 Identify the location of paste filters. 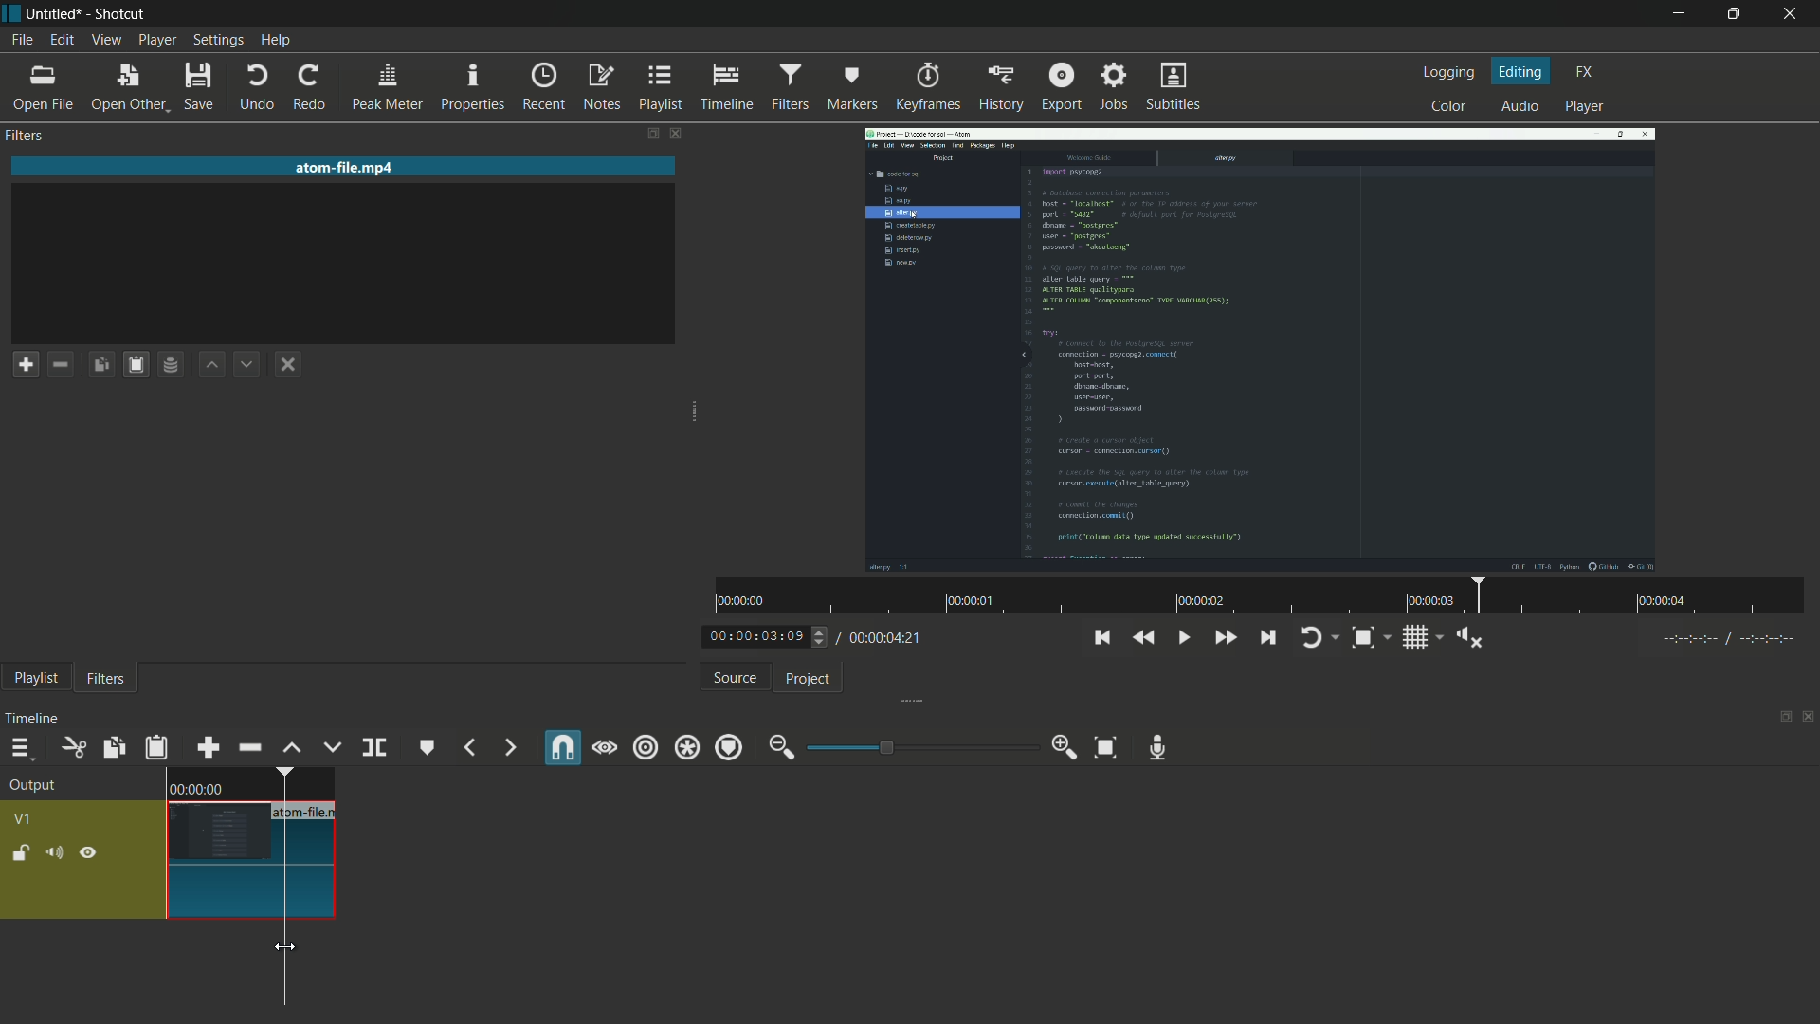
(134, 365).